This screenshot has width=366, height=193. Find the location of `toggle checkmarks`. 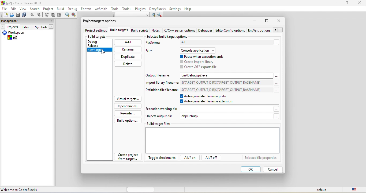

toggle checkmarks is located at coordinates (161, 159).